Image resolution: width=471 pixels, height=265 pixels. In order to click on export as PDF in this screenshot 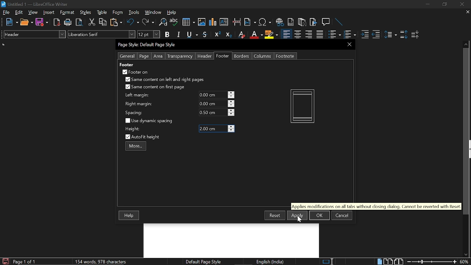, I will do `click(57, 23)`.